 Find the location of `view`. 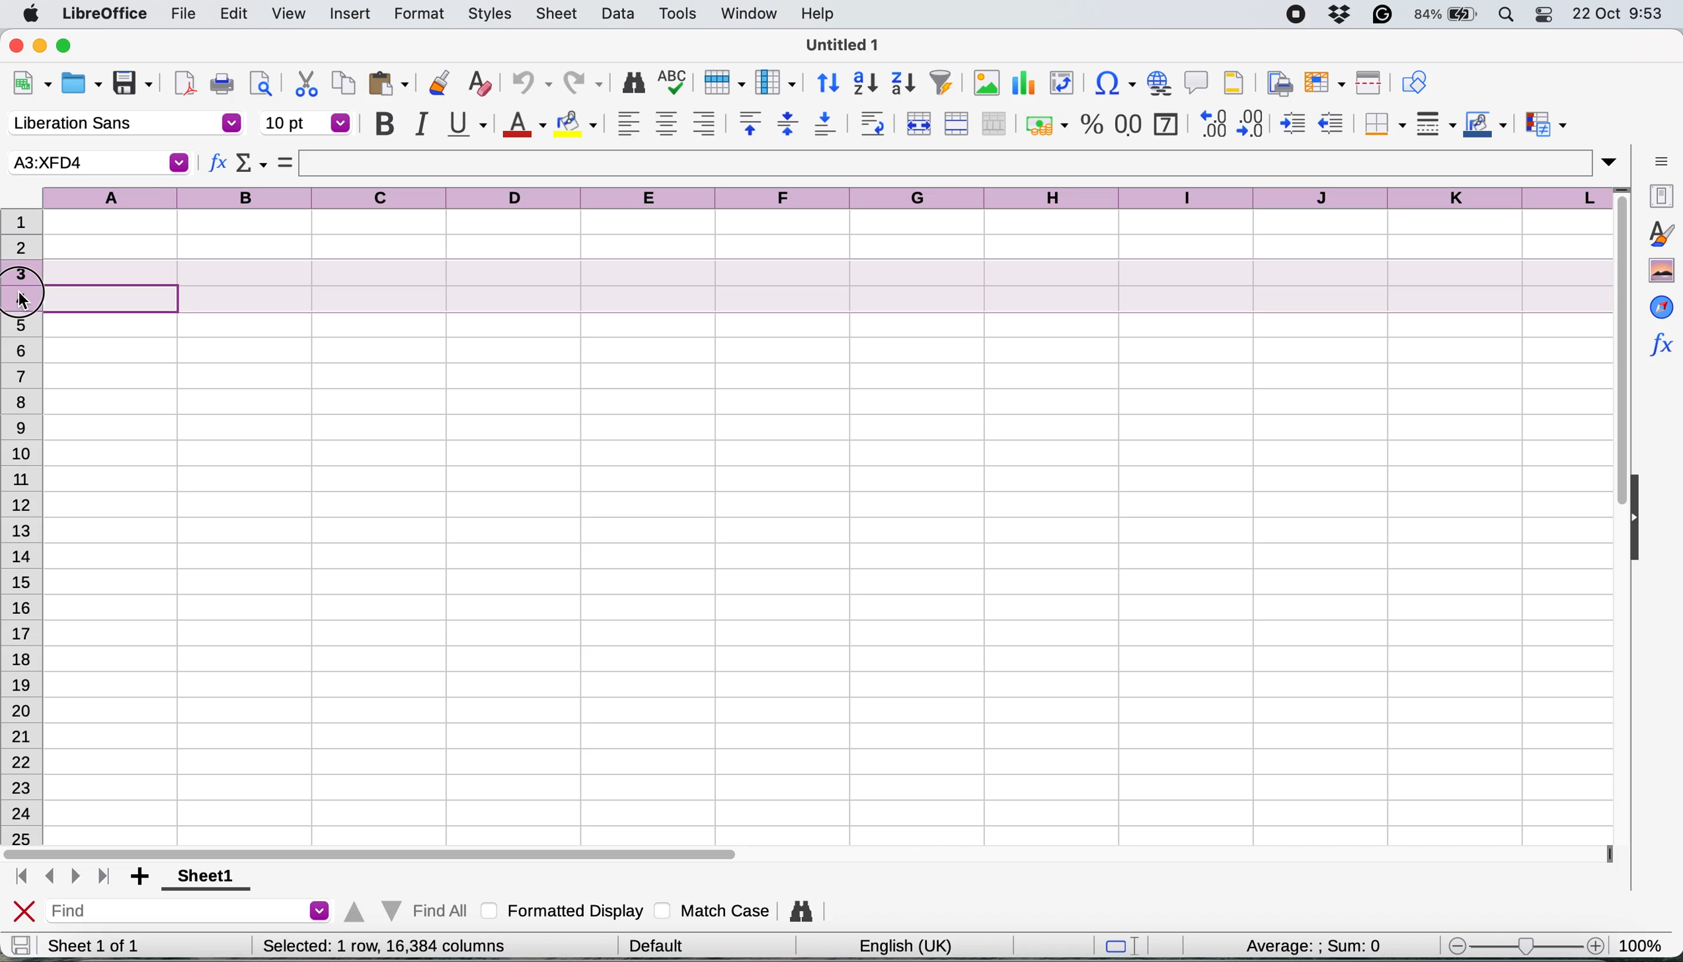

view is located at coordinates (288, 14).